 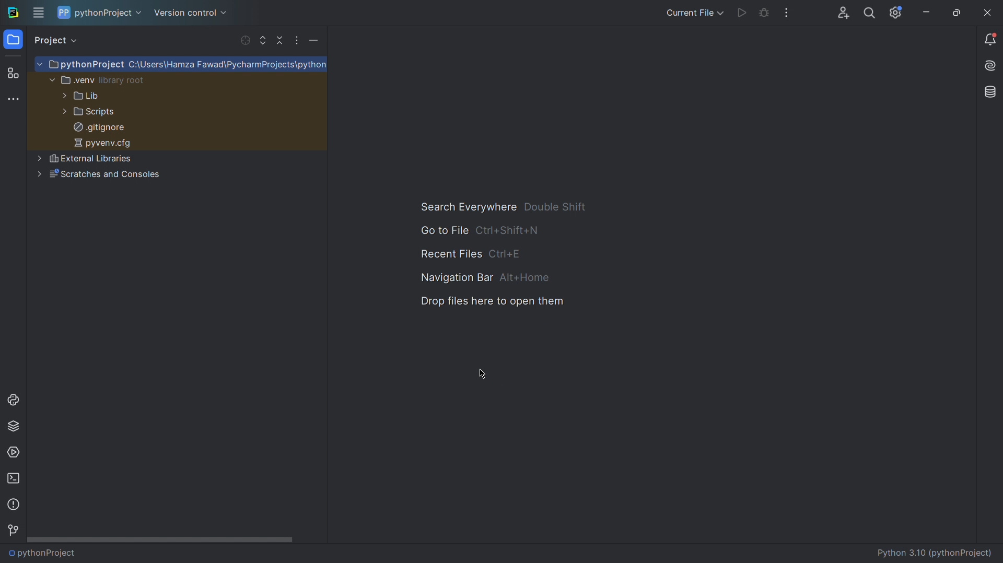 I want to click on more, so click(x=787, y=15).